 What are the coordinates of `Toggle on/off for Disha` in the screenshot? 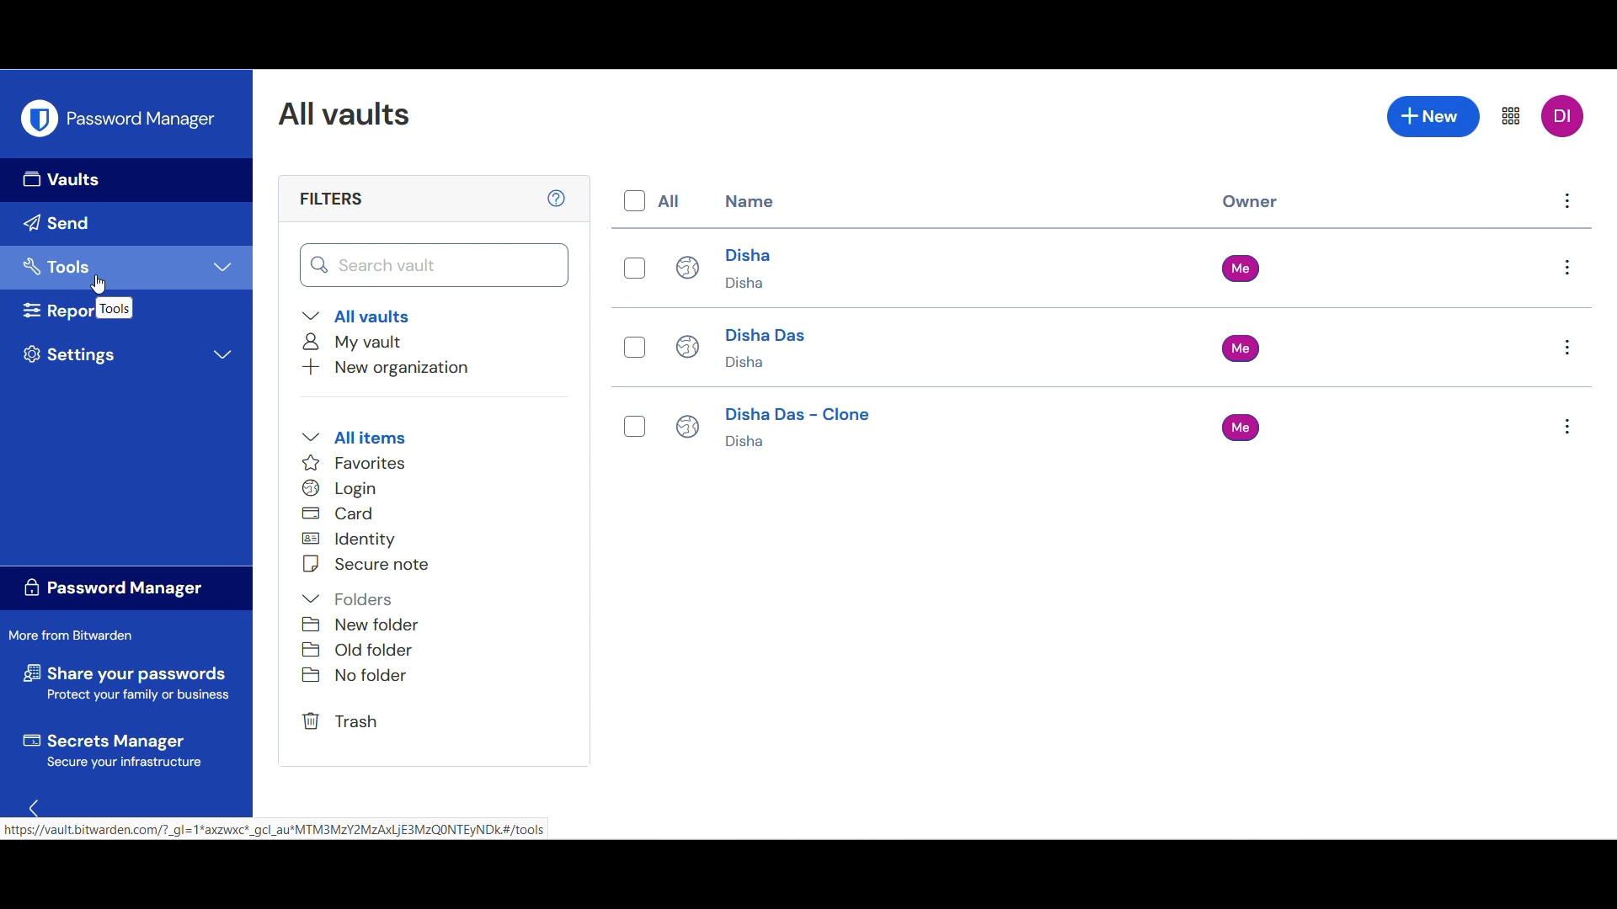 It's located at (635, 268).